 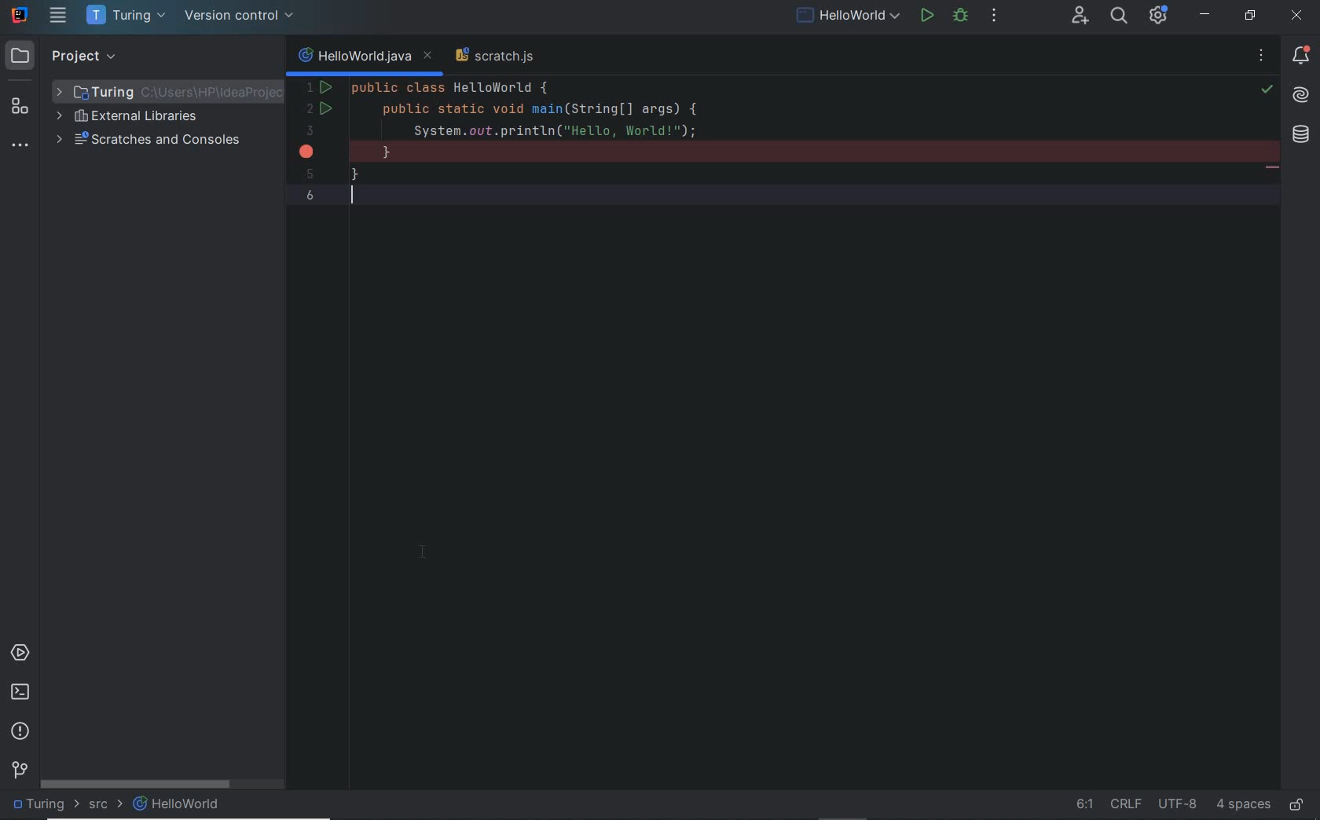 What do you see at coordinates (1129, 803) in the screenshot?
I see `line separator` at bounding box center [1129, 803].